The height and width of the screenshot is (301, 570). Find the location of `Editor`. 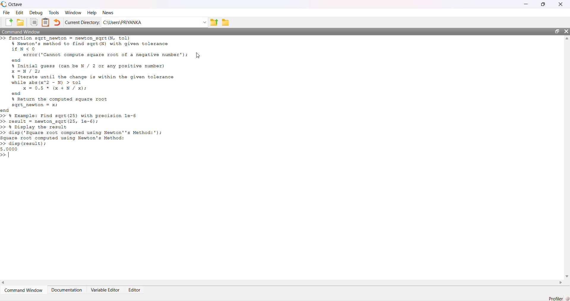

Editor is located at coordinates (134, 289).